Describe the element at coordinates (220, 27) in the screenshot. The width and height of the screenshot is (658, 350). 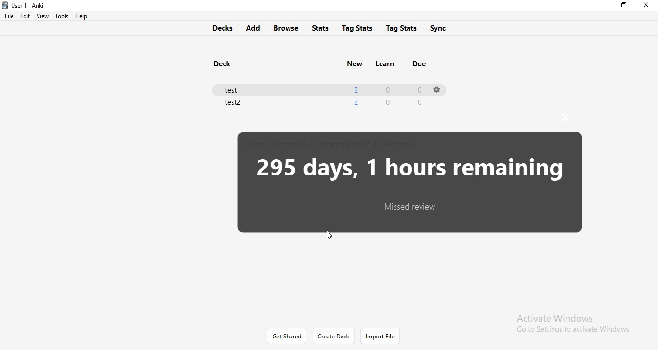
I see `decks` at that location.